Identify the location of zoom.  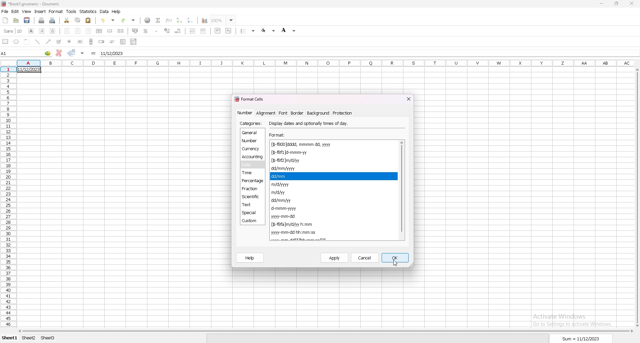
(223, 20).